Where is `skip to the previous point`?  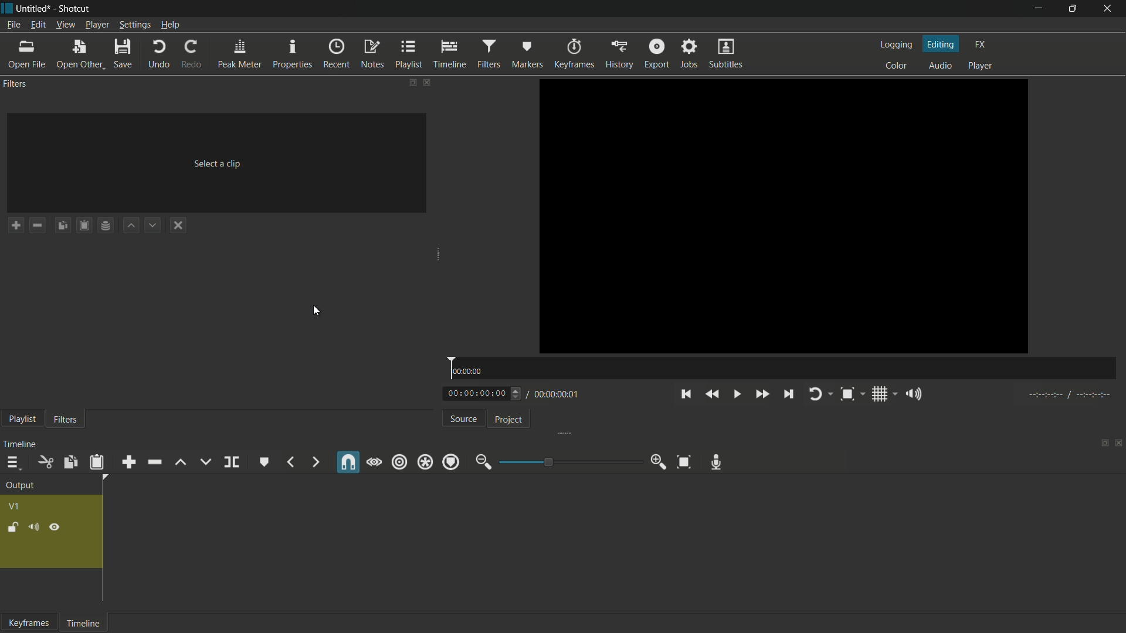
skip to the previous point is located at coordinates (686, 394).